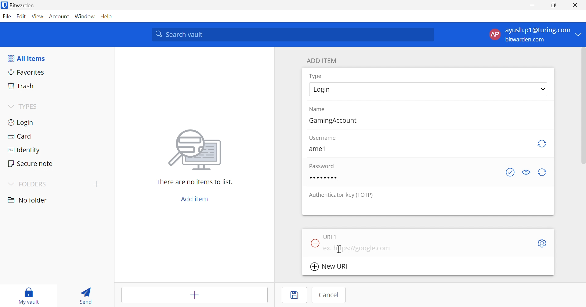 This screenshot has height=307, width=586. What do you see at coordinates (106, 16) in the screenshot?
I see `Help` at bounding box center [106, 16].